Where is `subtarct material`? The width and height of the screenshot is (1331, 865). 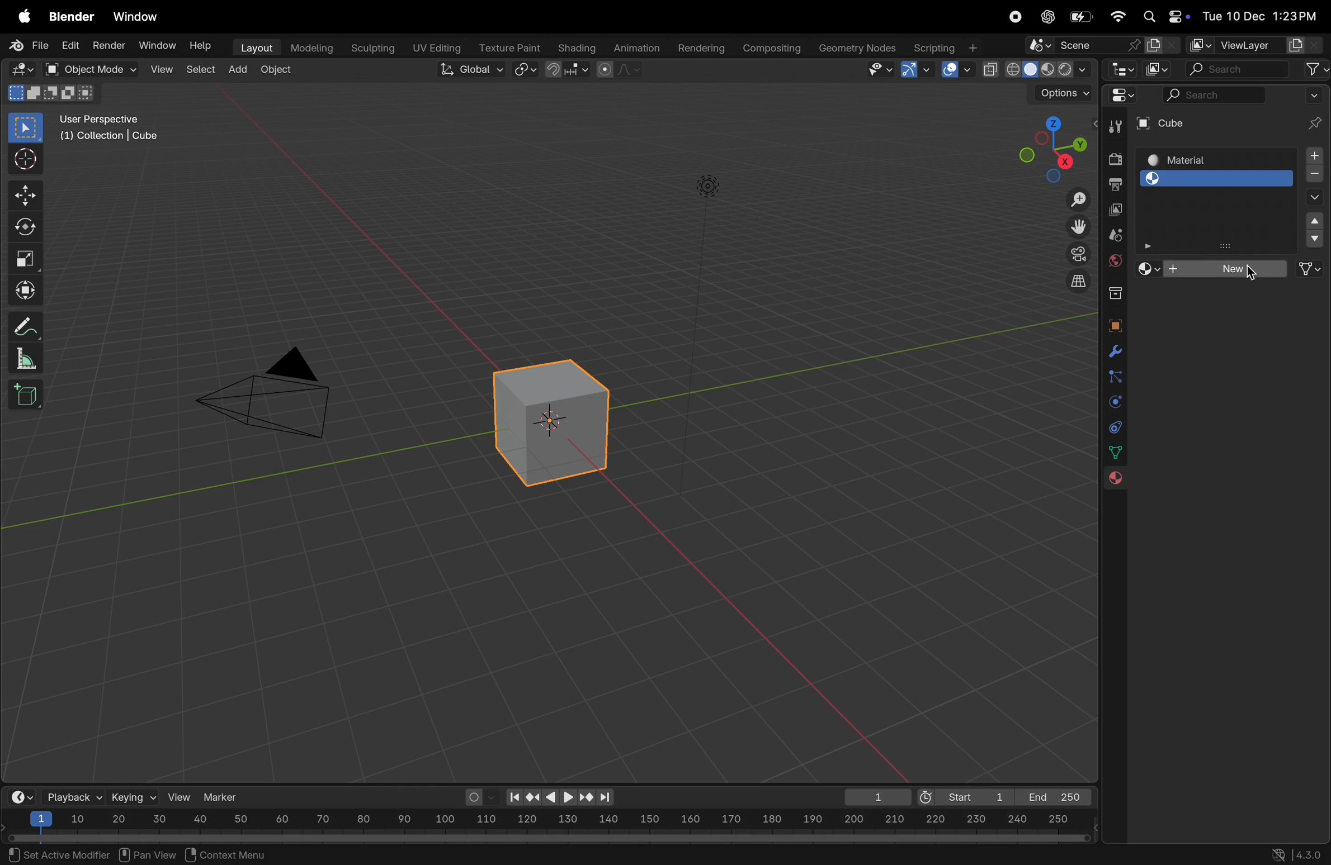 subtarct material is located at coordinates (1312, 176).